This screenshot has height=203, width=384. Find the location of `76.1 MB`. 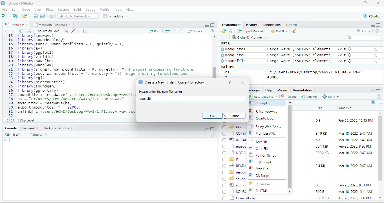

76.1 MB is located at coordinates (322, 146).